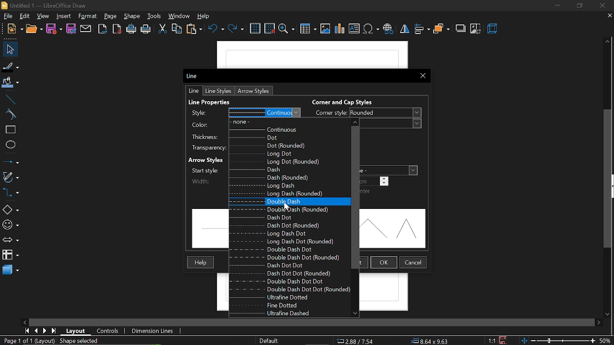 The image size is (614, 345). Describe the element at coordinates (423, 29) in the screenshot. I see `align` at that location.